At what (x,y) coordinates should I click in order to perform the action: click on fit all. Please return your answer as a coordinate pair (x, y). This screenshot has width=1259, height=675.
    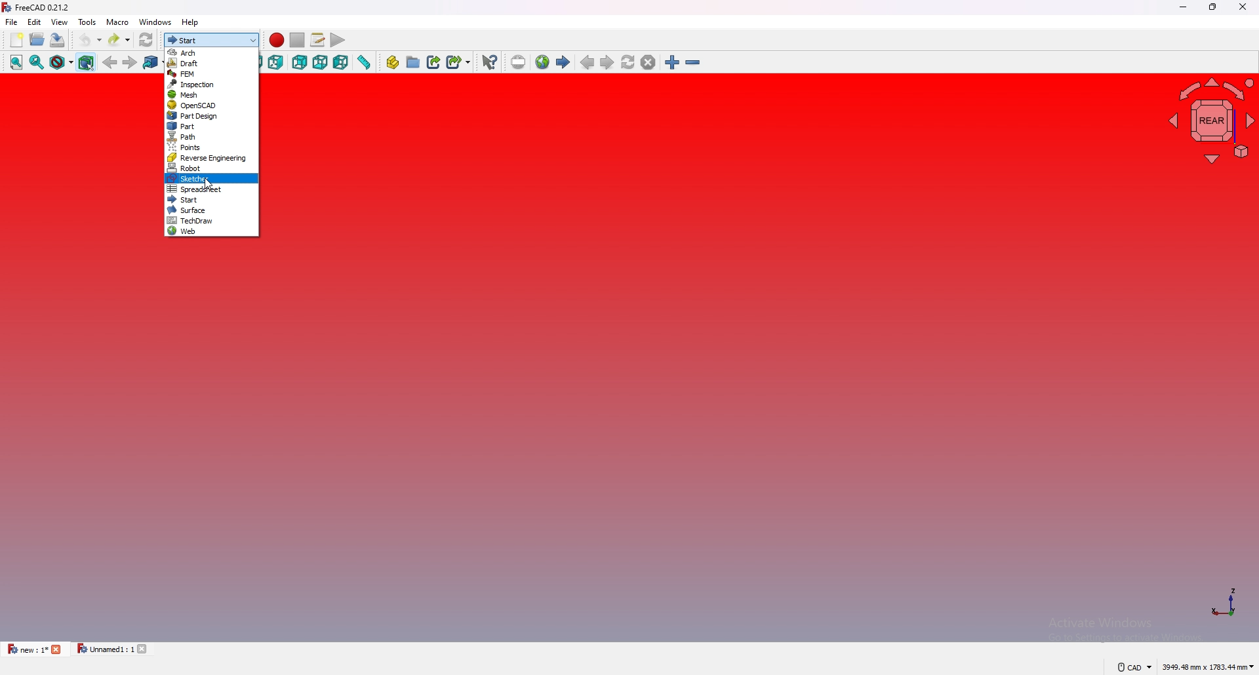
    Looking at the image, I should click on (16, 62).